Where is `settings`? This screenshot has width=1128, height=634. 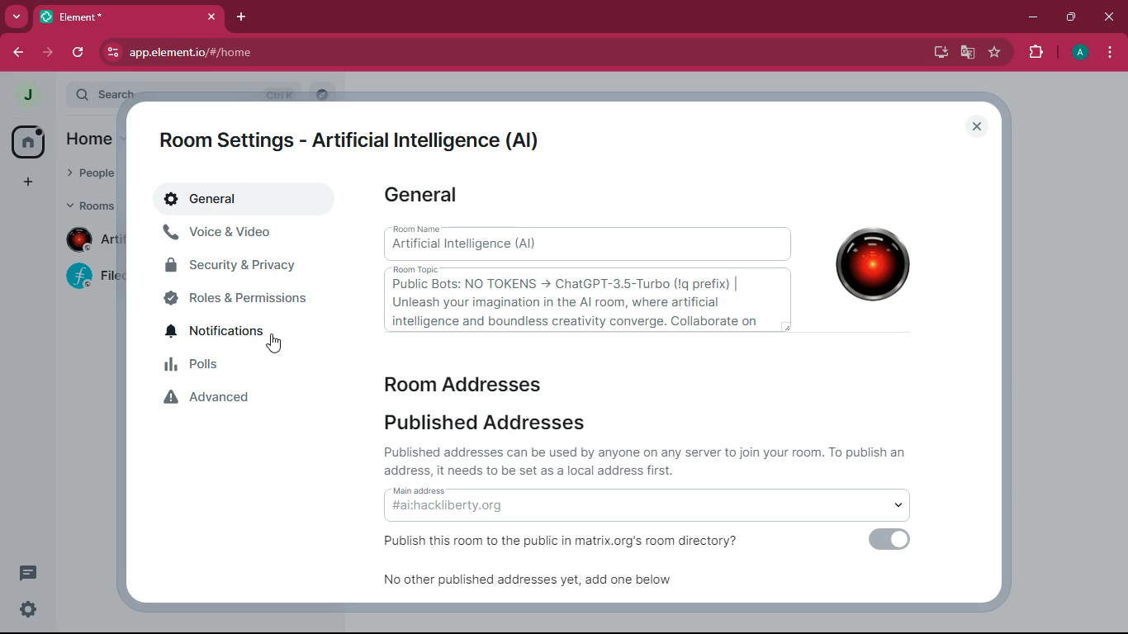 settings is located at coordinates (30, 611).